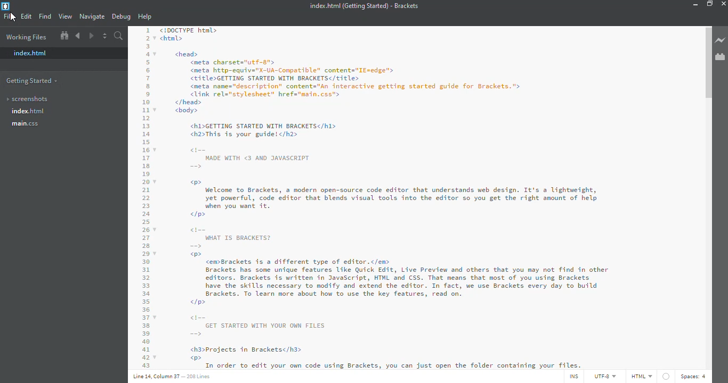  What do you see at coordinates (667, 377) in the screenshot?
I see `no linter available` at bounding box center [667, 377].